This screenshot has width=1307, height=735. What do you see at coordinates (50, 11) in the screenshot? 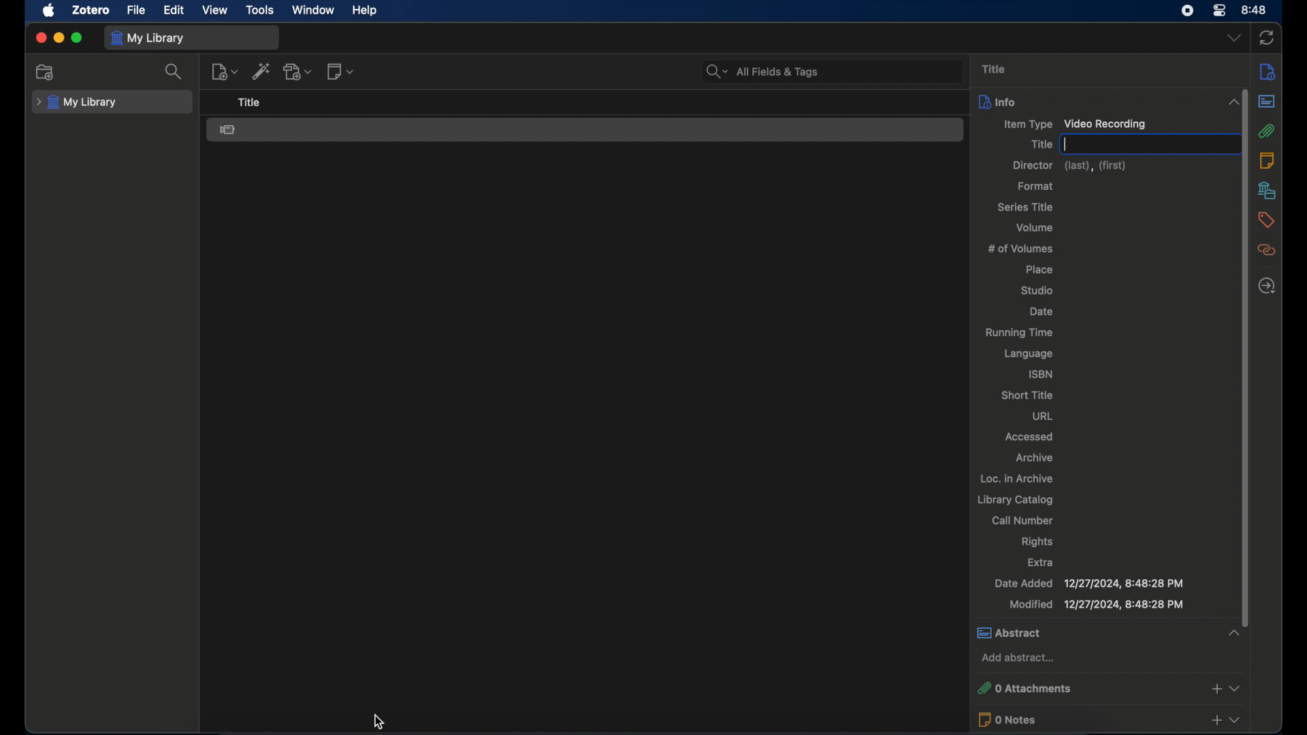
I see `apple` at bounding box center [50, 11].